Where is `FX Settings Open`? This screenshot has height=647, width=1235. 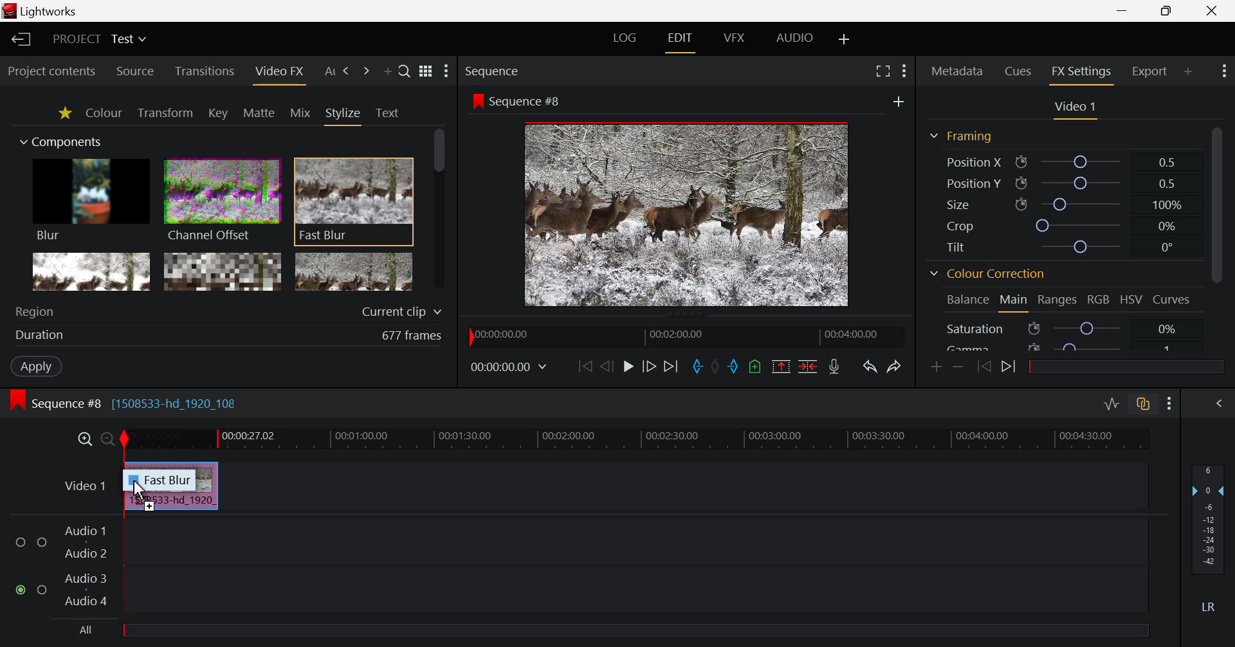 FX Settings Open is located at coordinates (1081, 74).